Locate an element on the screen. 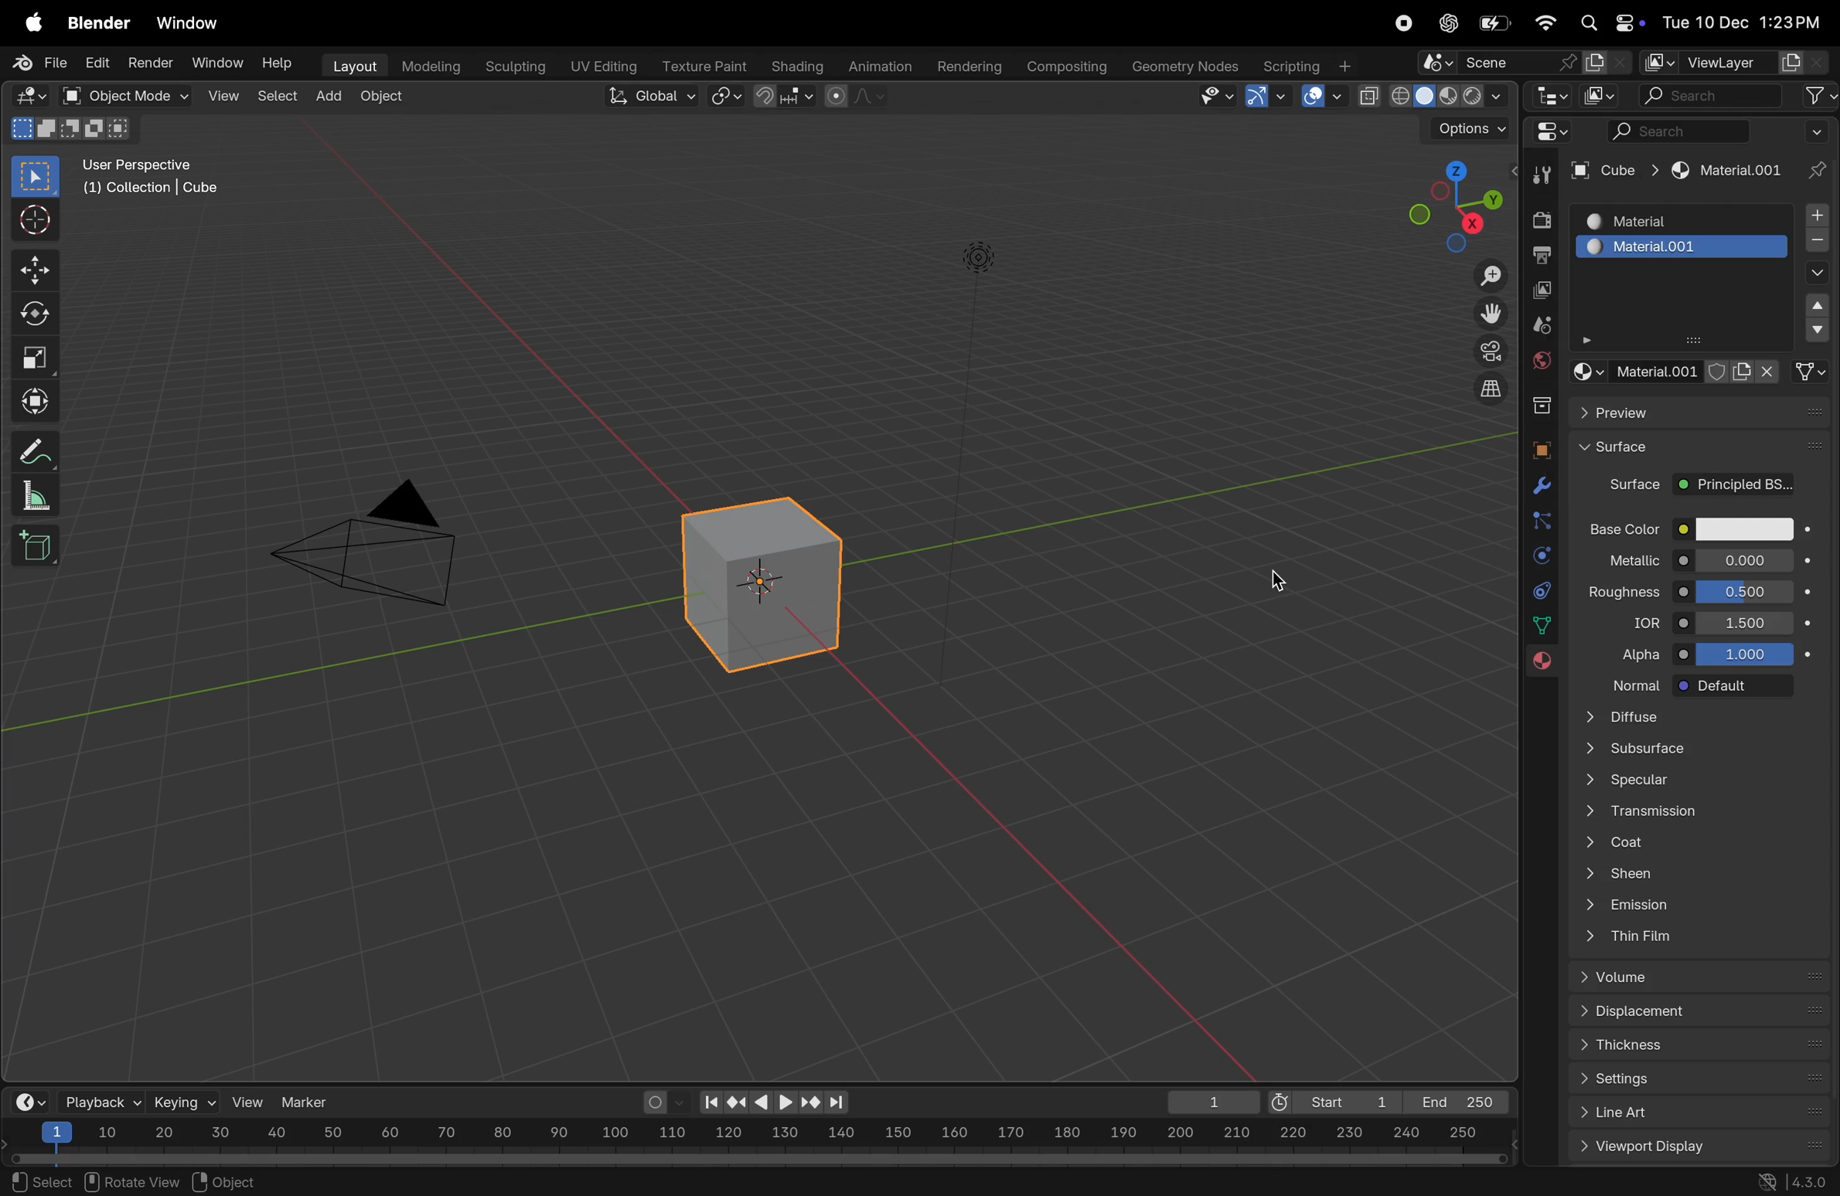 The height and width of the screenshot is (1196, 1840). move is located at coordinates (34, 271).